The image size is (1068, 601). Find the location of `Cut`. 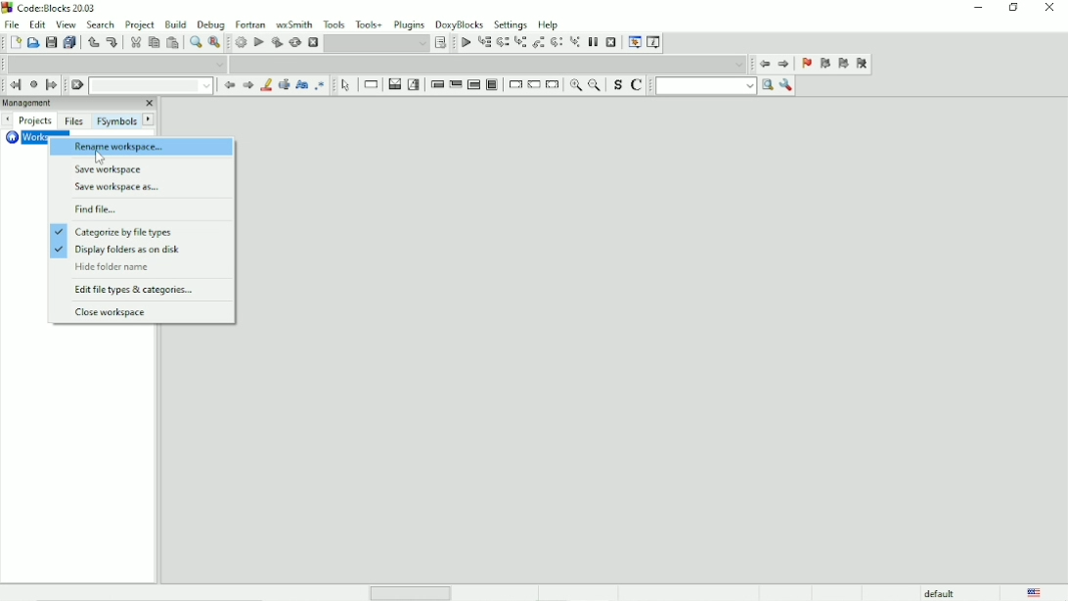

Cut is located at coordinates (135, 42).